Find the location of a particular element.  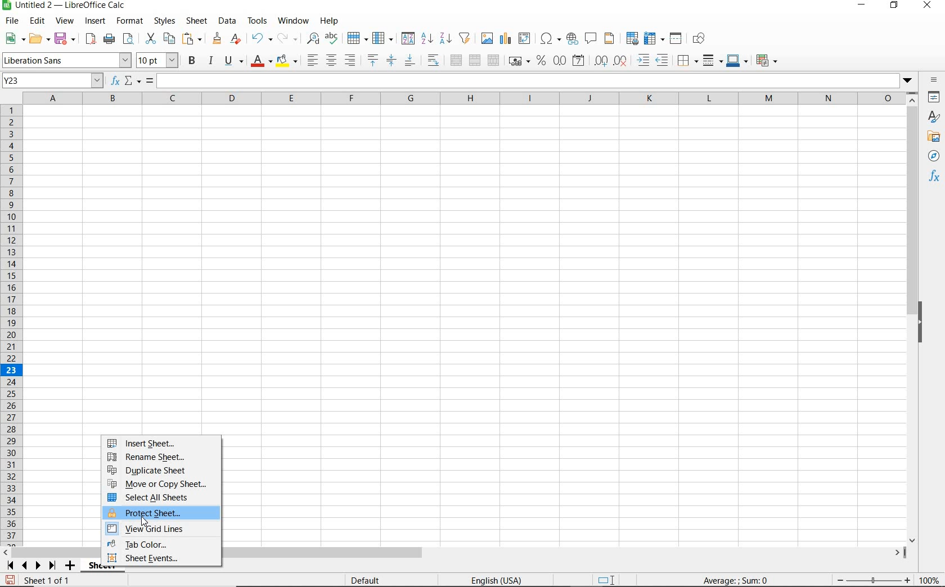

CUT is located at coordinates (150, 38).